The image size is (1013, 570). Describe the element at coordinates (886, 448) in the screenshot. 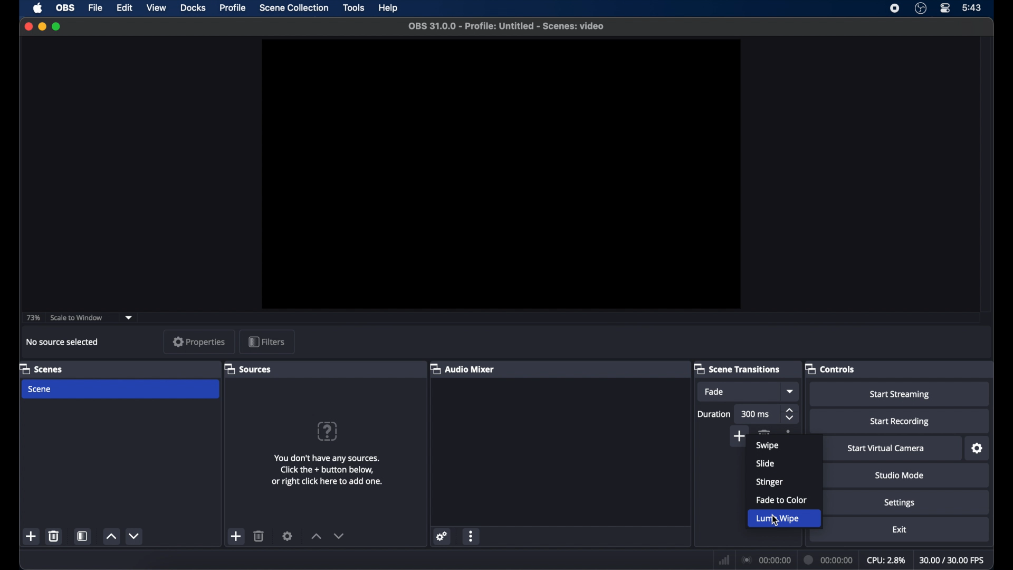

I see `start virtual camera` at that location.